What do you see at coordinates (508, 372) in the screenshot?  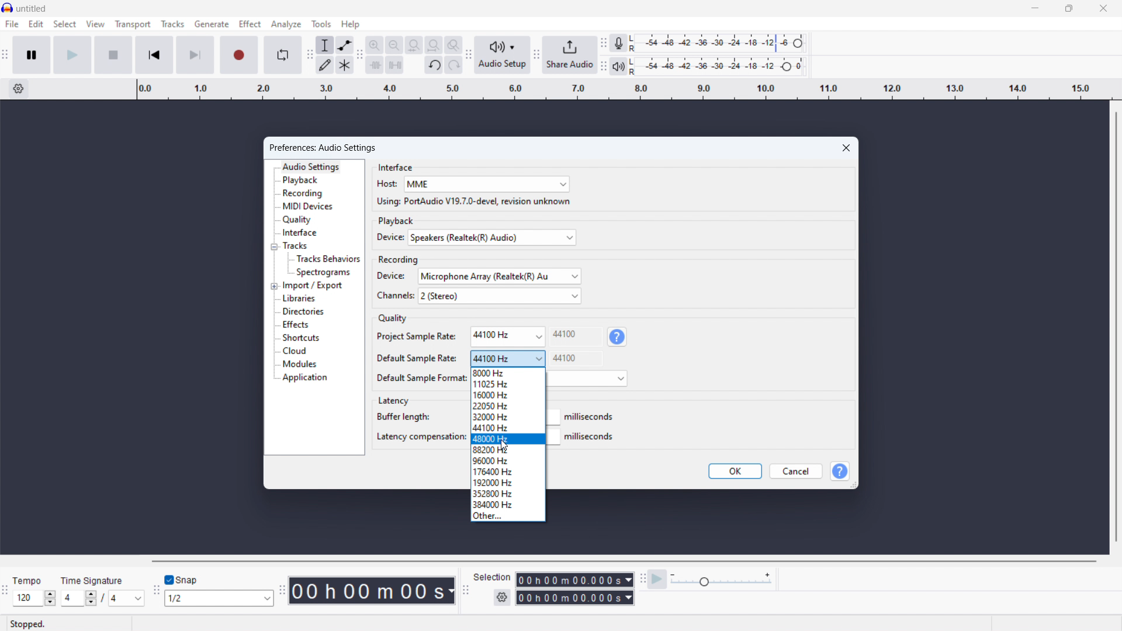 I see `8000Hz` at bounding box center [508, 372].